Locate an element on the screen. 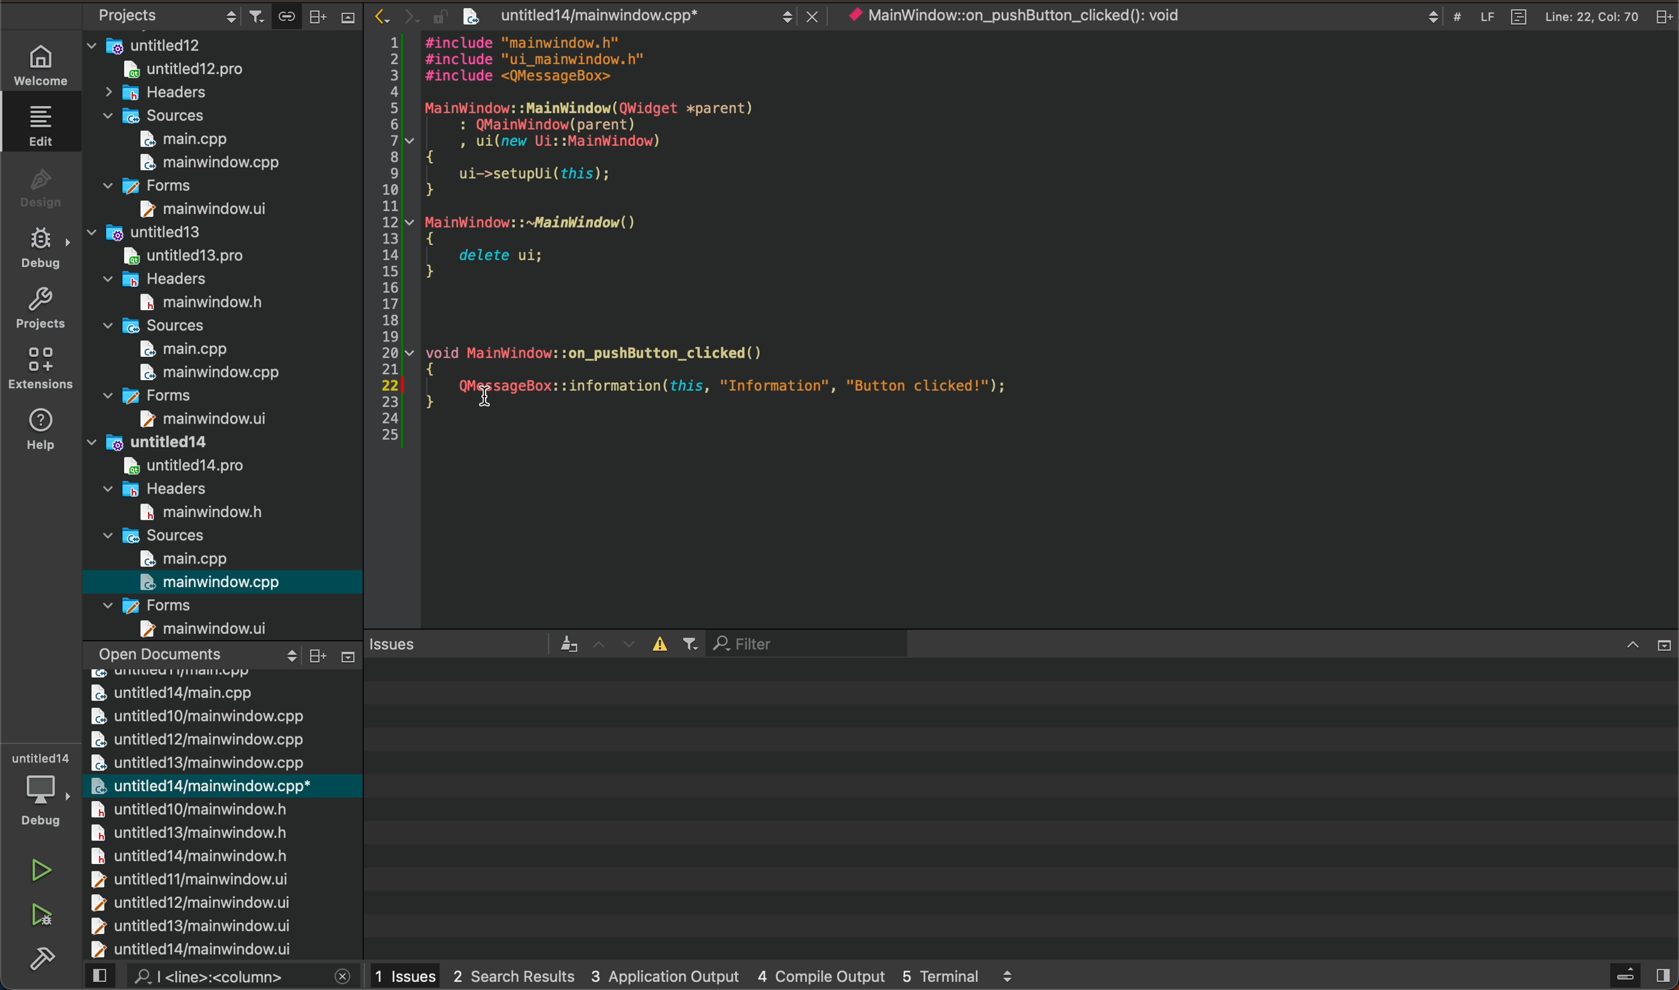  sources is located at coordinates (163, 534).